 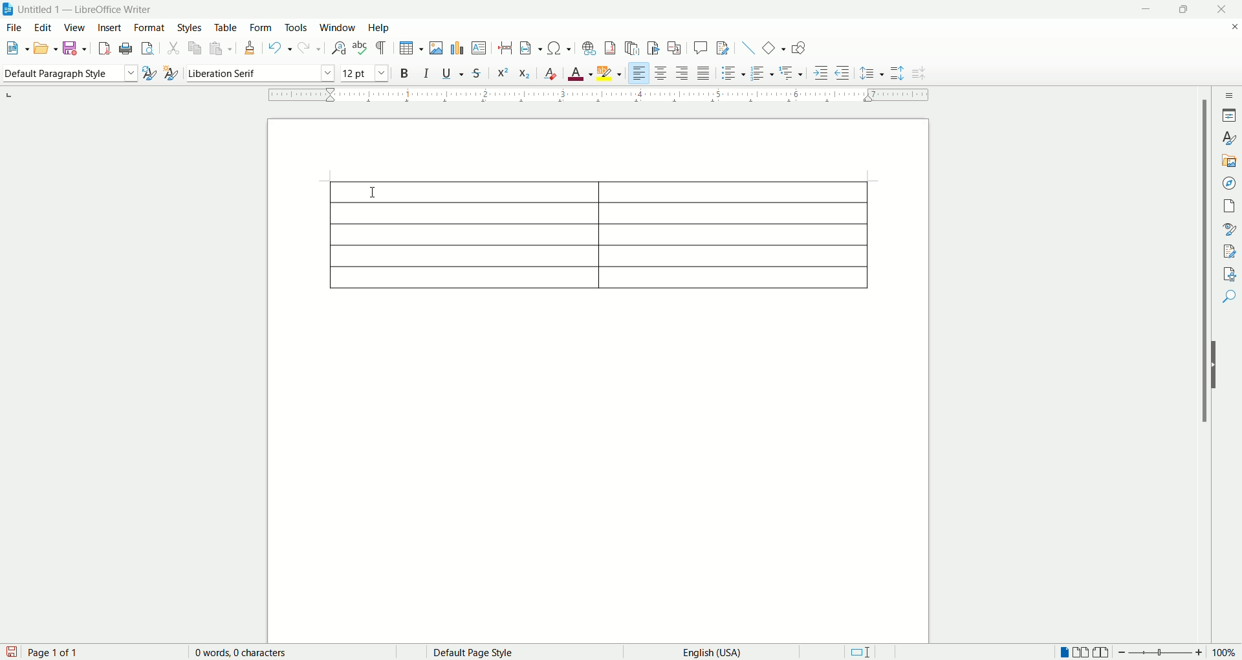 What do you see at coordinates (587, 47) in the screenshot?
I see `insert hyperlink` at bounding box center [587, 47].